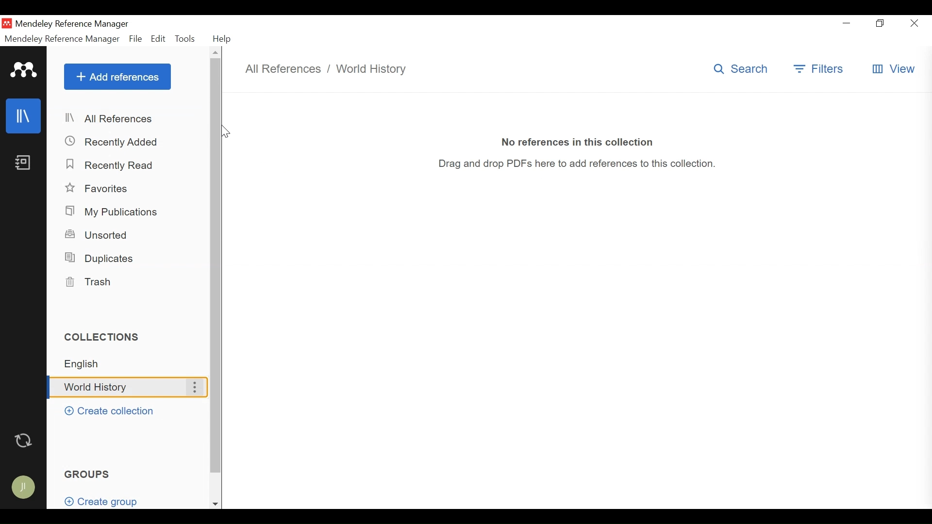  I want to click on Mendeley logo, so click(24, 70).